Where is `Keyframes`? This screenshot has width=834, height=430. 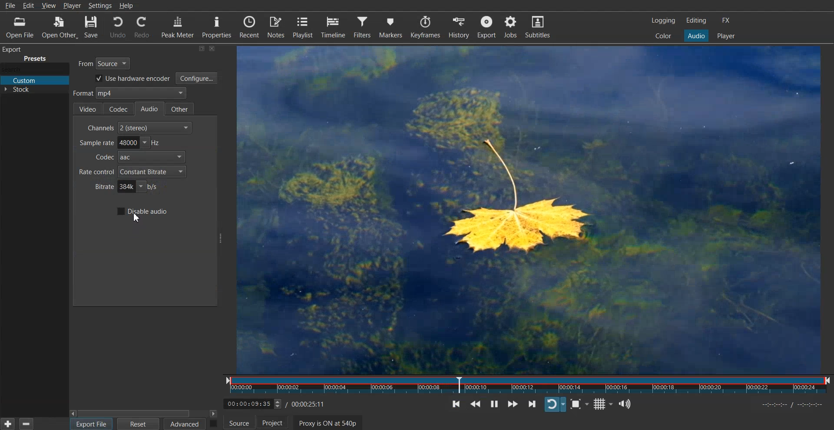
Keyframes is located at coordinates (427, 26).